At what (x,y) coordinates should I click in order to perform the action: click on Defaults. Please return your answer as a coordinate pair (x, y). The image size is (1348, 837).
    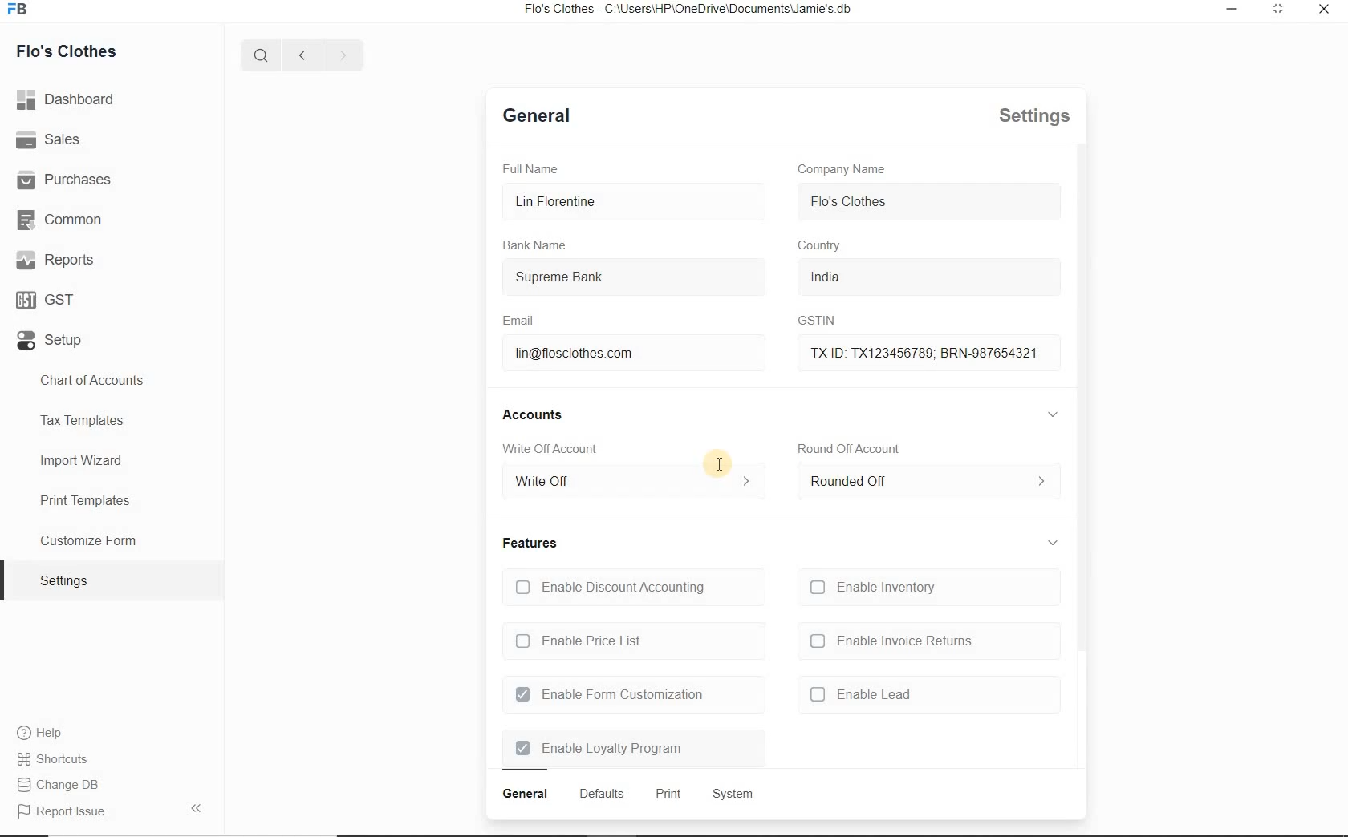
    Looking at the image, I should click on (604, 794).